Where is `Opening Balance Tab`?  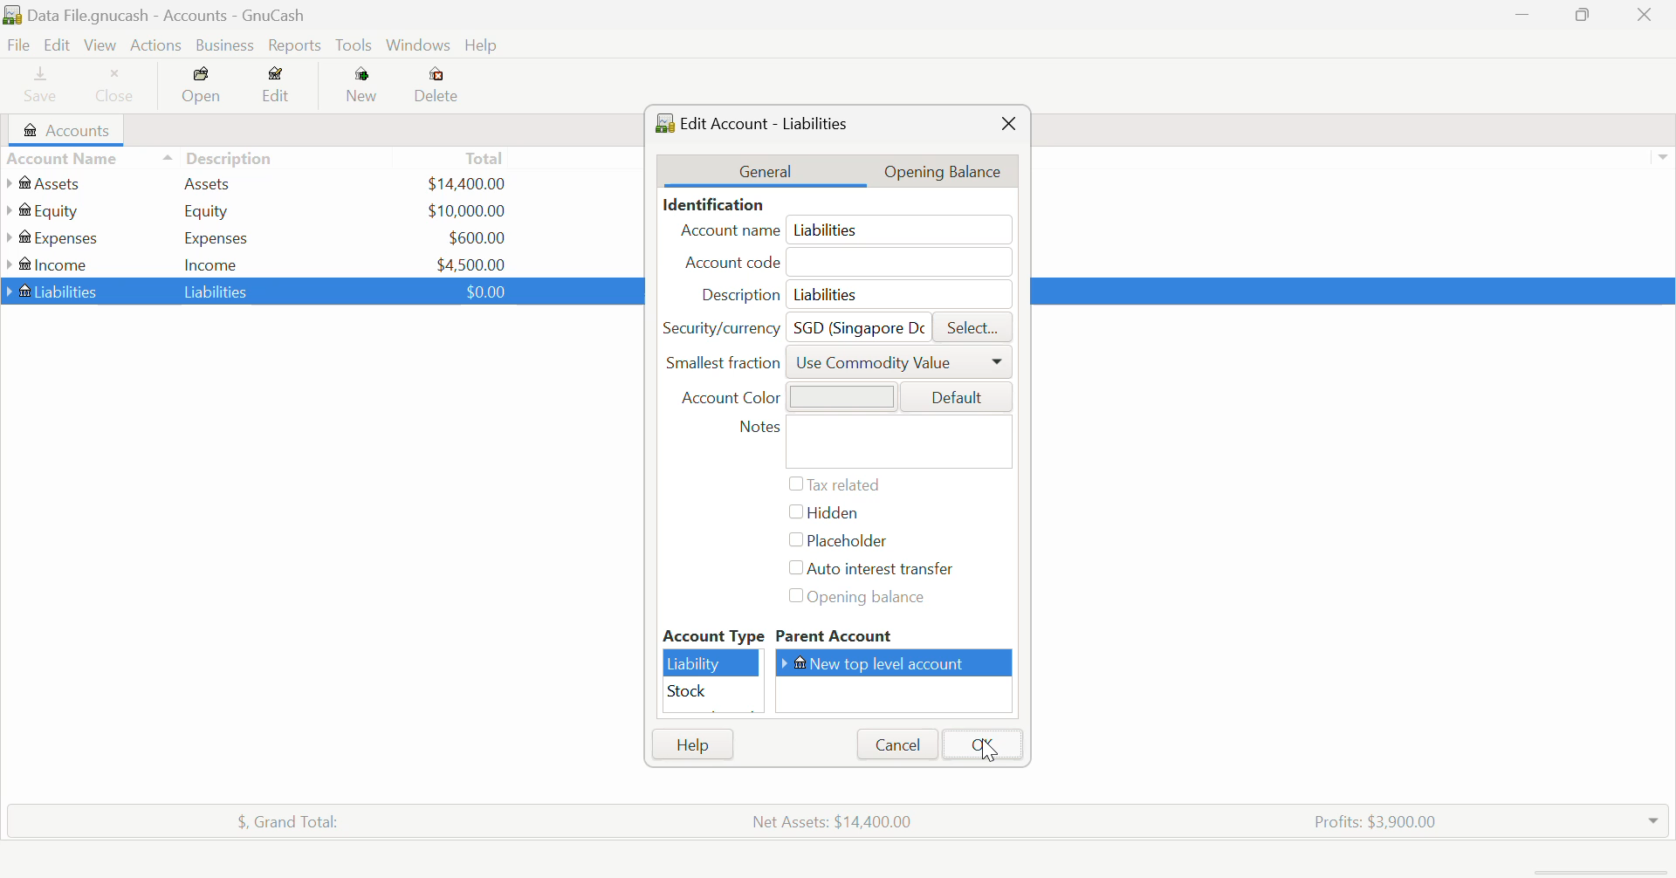
Opening Balance Tab is located at coordinates (953, 170).